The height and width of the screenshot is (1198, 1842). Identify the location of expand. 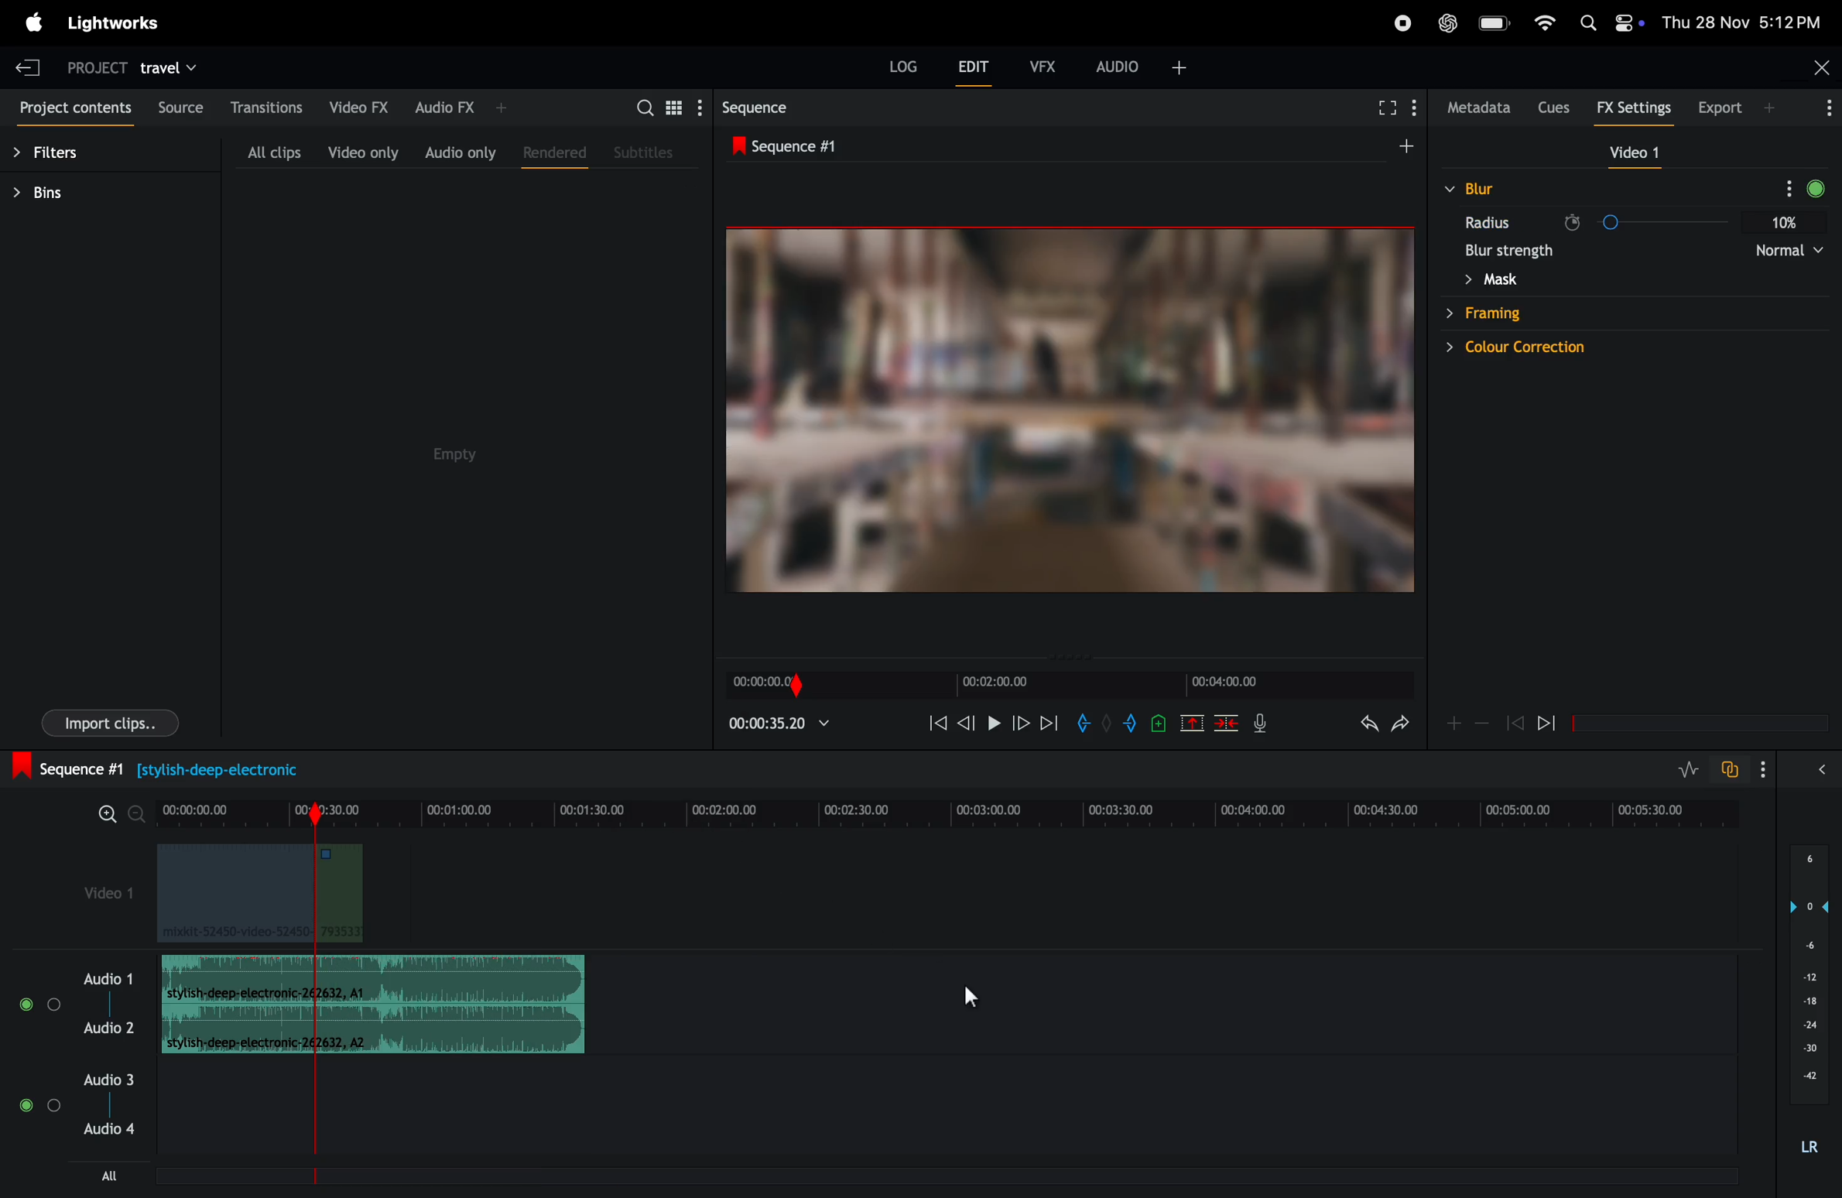
(1817, 772).